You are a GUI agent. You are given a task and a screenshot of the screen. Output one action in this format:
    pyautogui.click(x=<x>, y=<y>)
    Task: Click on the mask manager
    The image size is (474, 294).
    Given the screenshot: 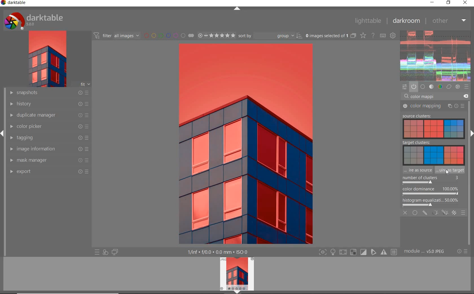 What is the action you would take?
    pyautogui.click(x=49, y=161)
    